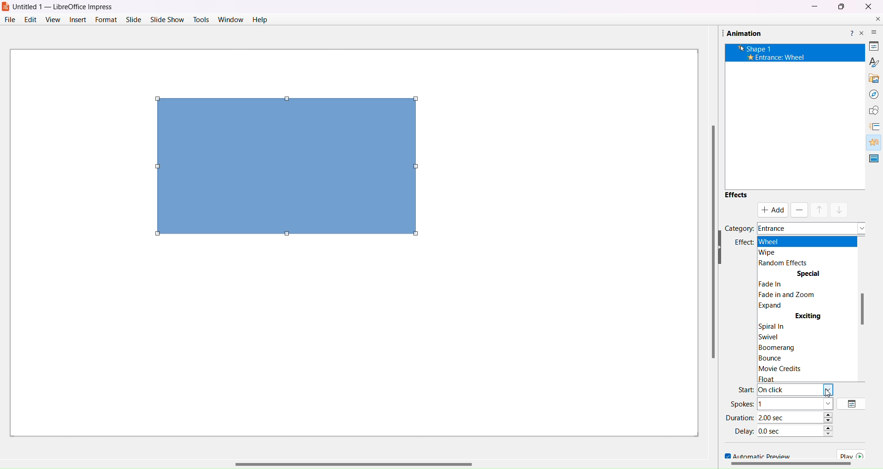  What do you see at coordinates (754, 456) in the screenshot?
I see `Automatic Preview` at bounding box center [754, 456].